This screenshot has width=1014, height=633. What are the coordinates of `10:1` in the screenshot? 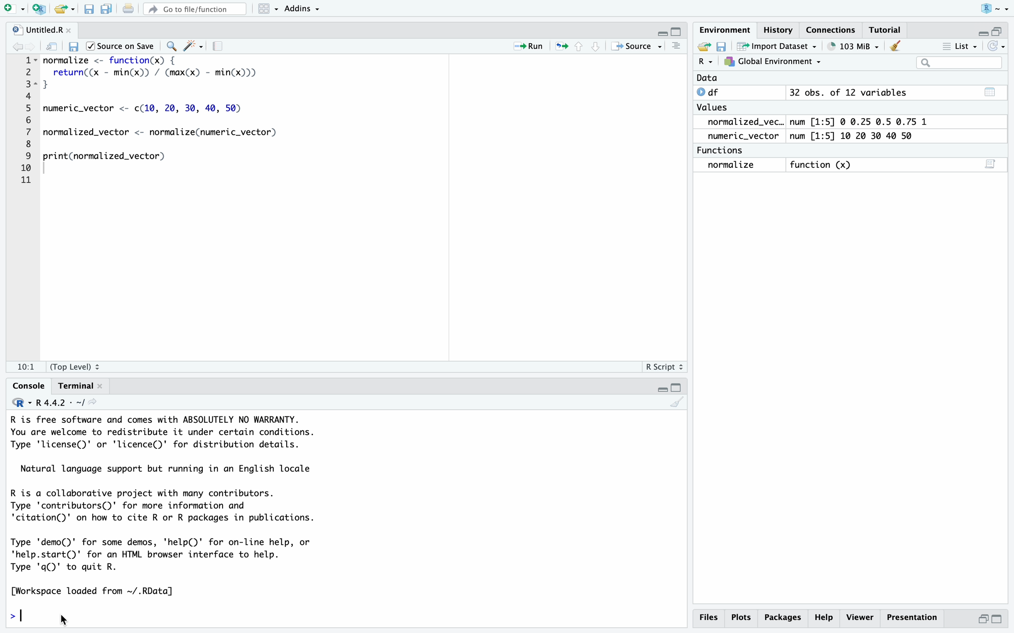 It's located at (26, 364).